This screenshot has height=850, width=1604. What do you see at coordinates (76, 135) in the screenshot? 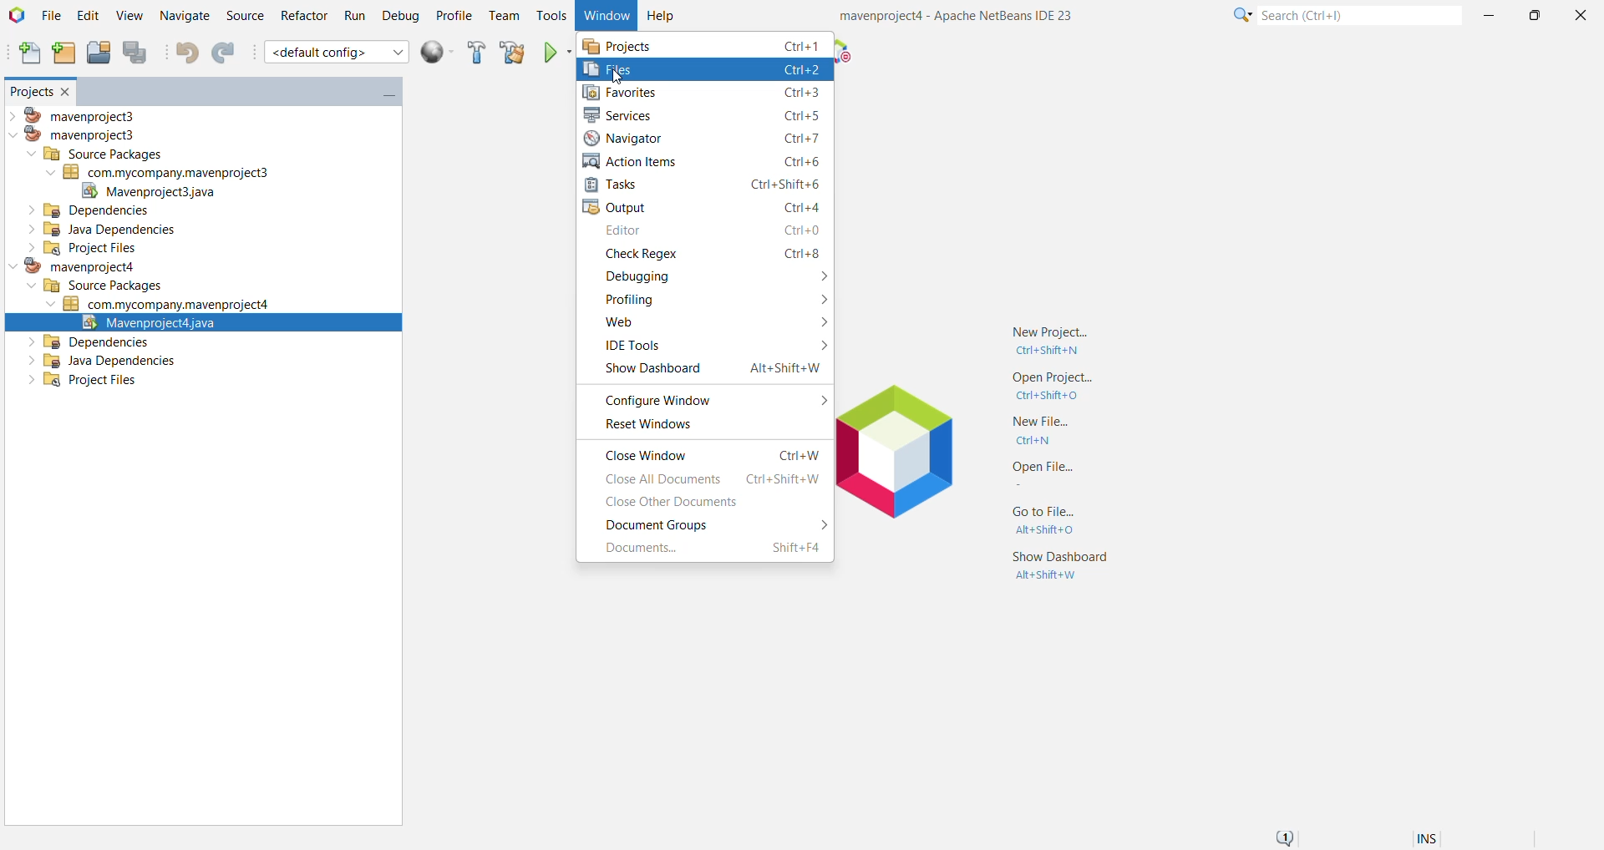
I see `mavenproject3` at bounding box center [76, 135].